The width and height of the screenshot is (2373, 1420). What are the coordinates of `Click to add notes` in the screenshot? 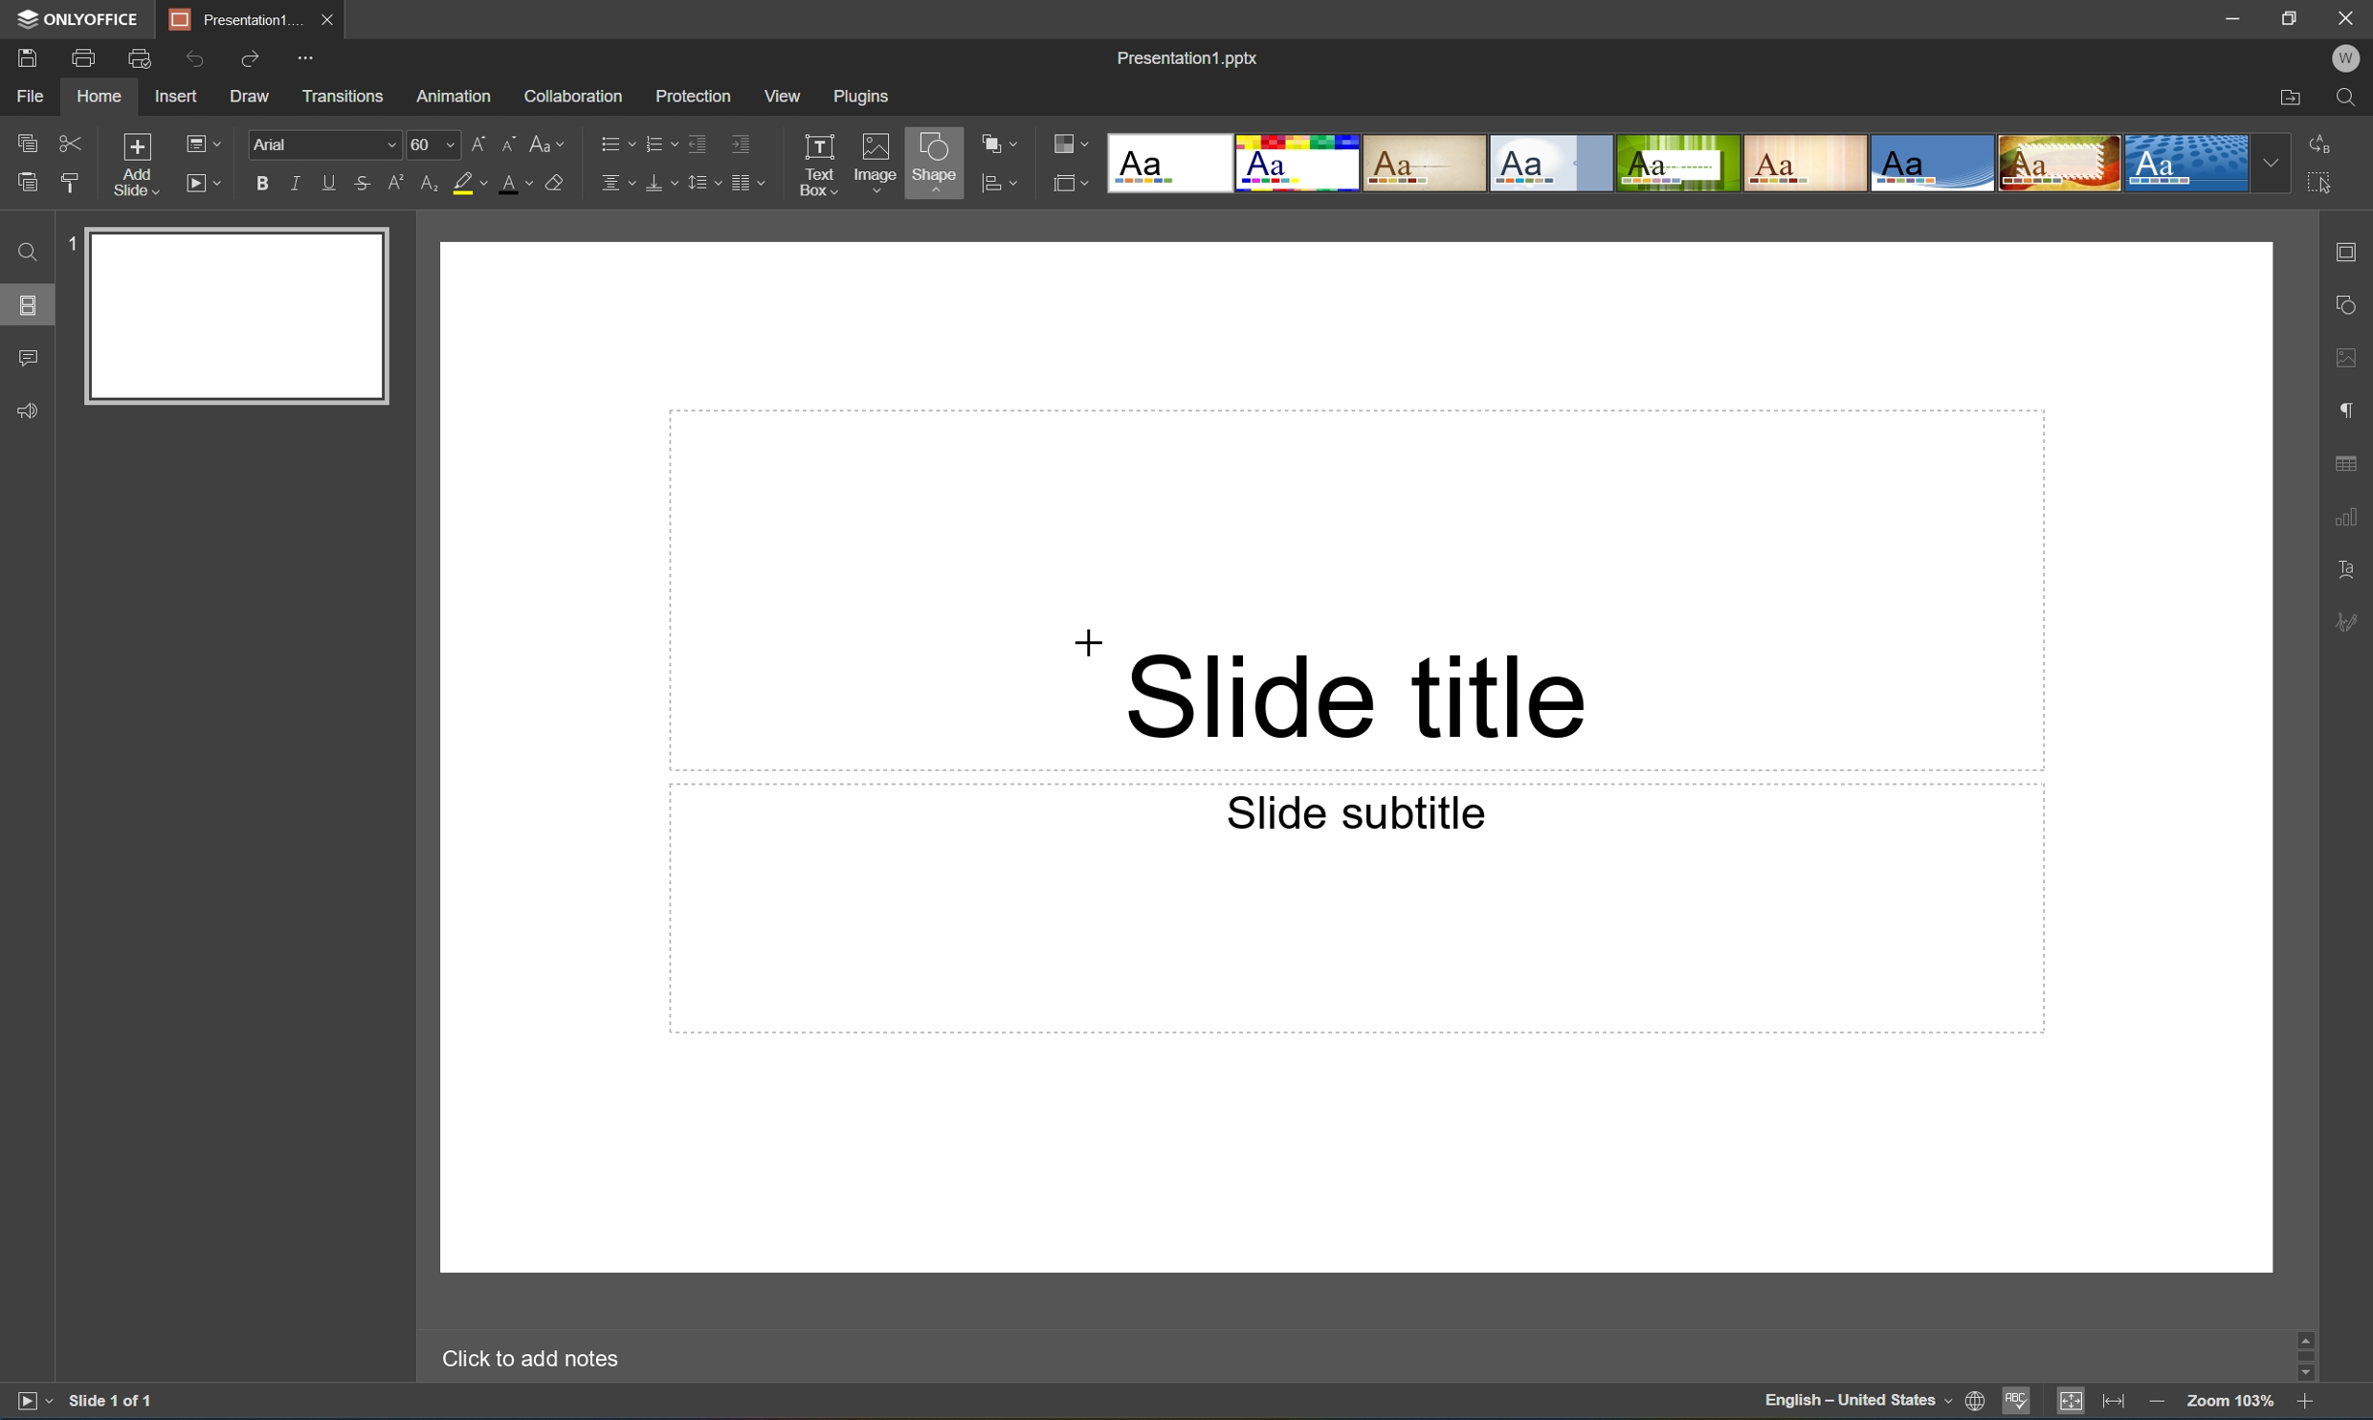 It's located at (523, 1359).